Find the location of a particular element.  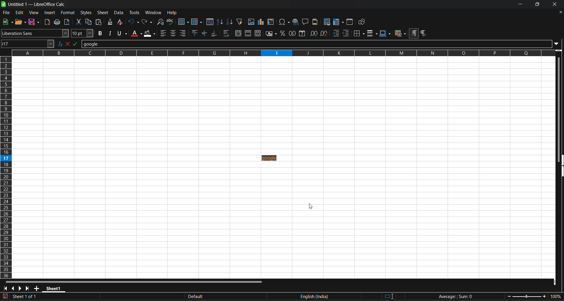

increase indent is located at coordinates (336, 34).